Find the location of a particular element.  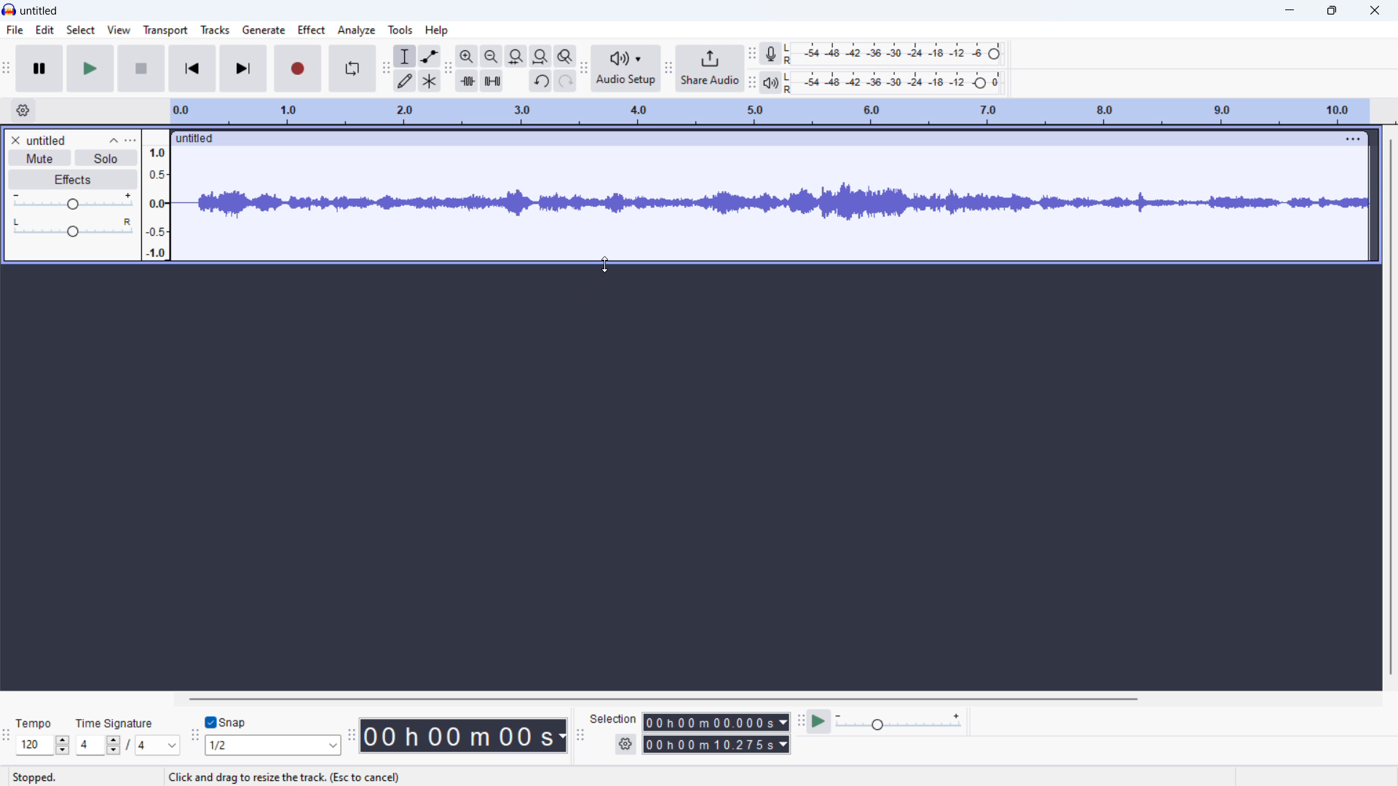

fit selection to width is located at coordinates (516, 57).